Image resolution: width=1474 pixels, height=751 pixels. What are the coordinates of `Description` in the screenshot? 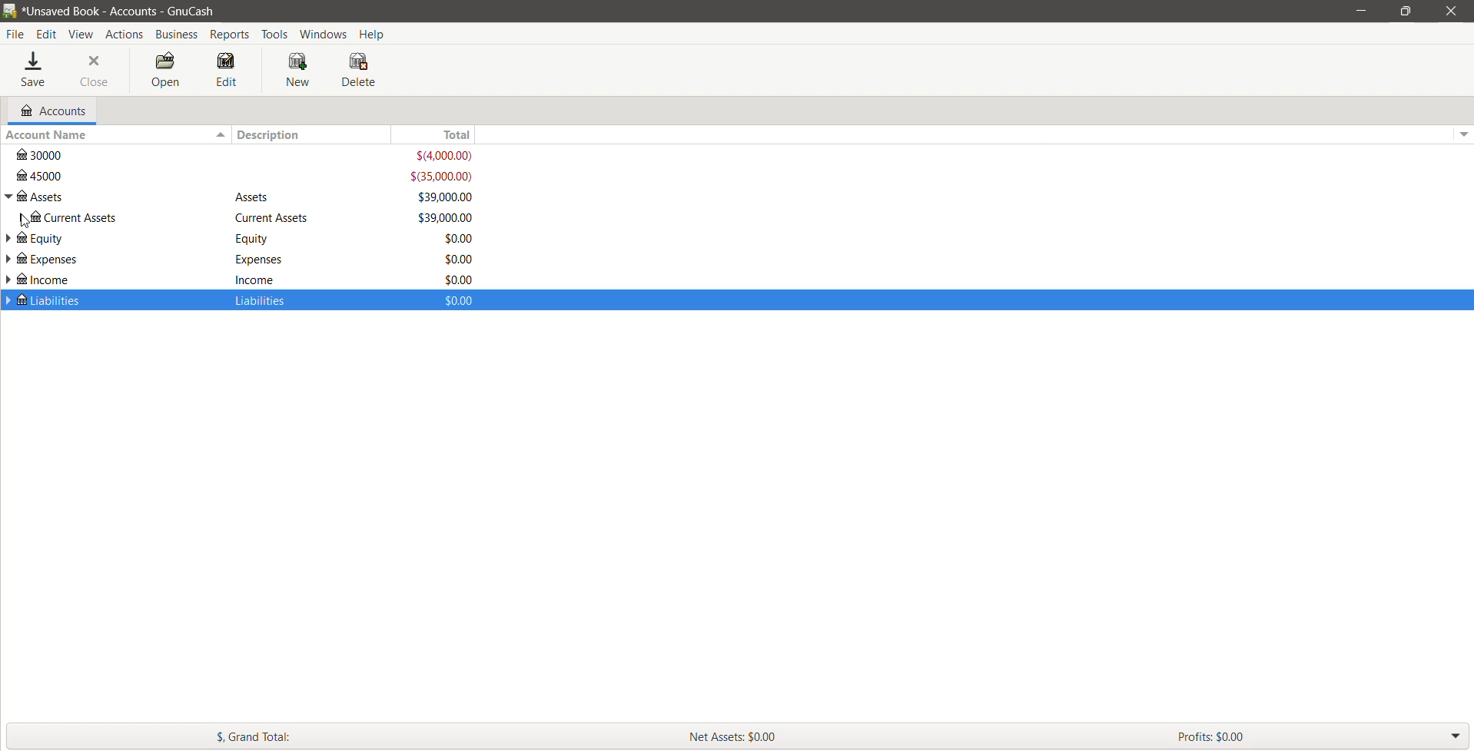 It's located at (307, 134).